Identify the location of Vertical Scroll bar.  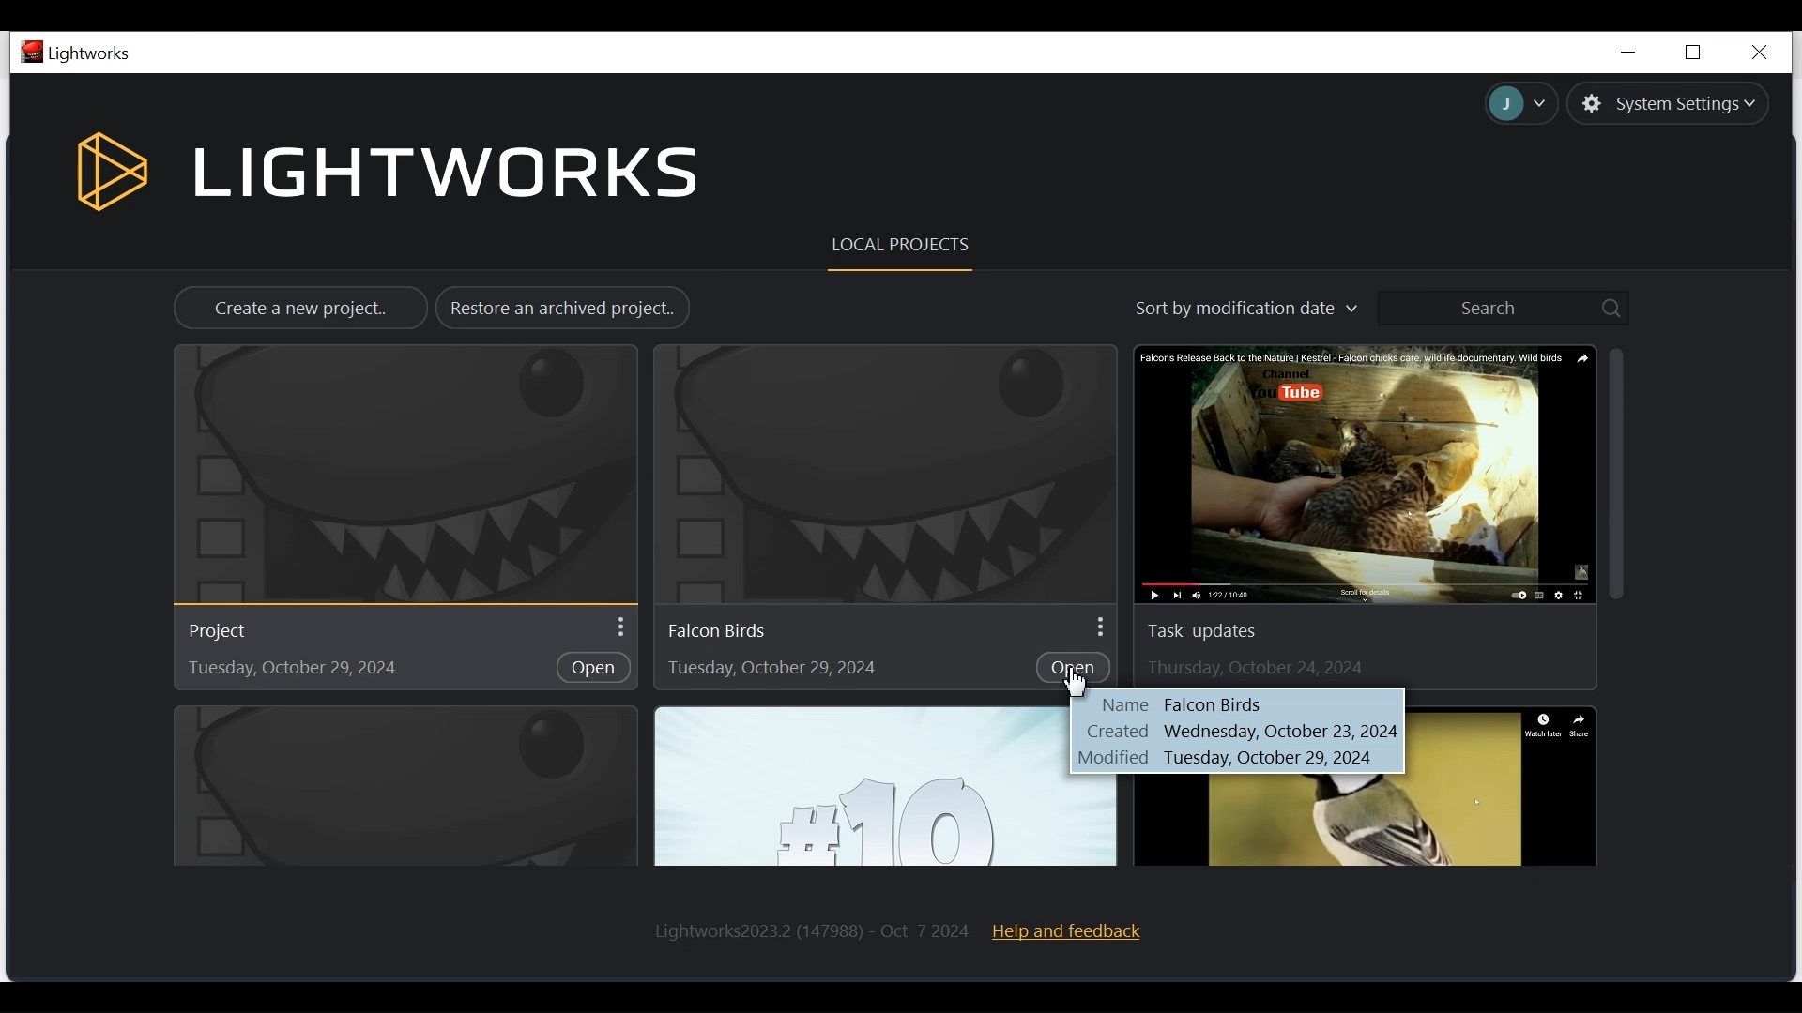
(1618, 477).